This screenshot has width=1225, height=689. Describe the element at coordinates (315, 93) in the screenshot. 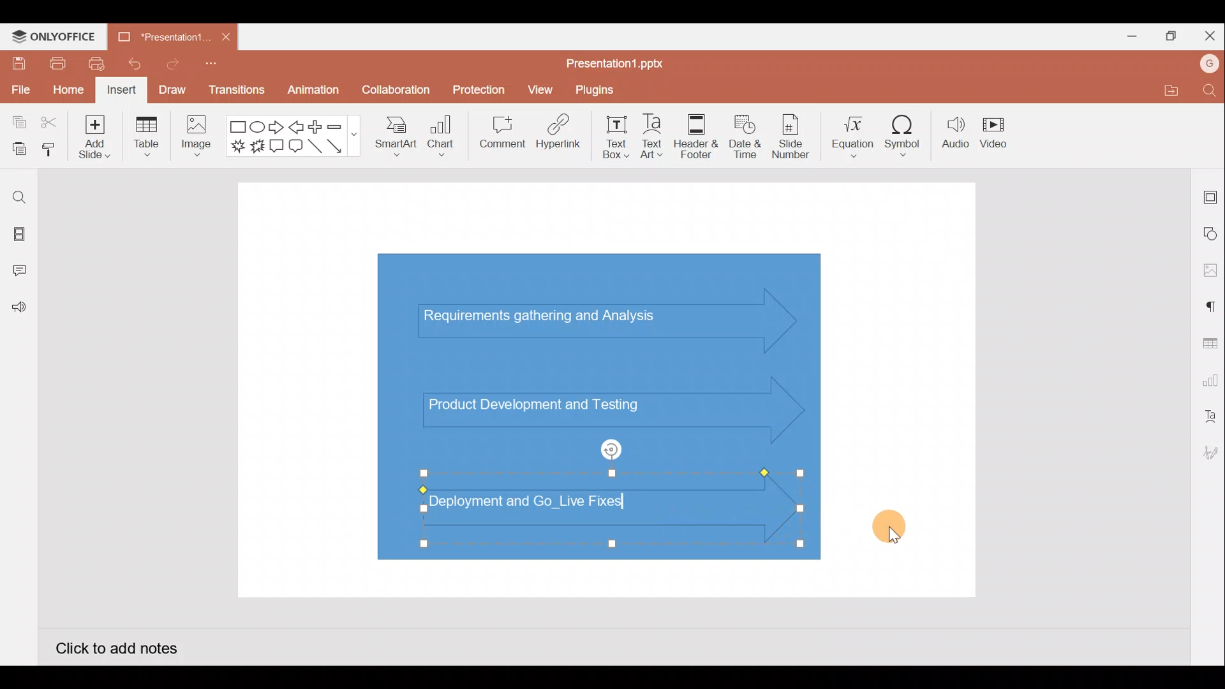

I see `Animation` at that location.